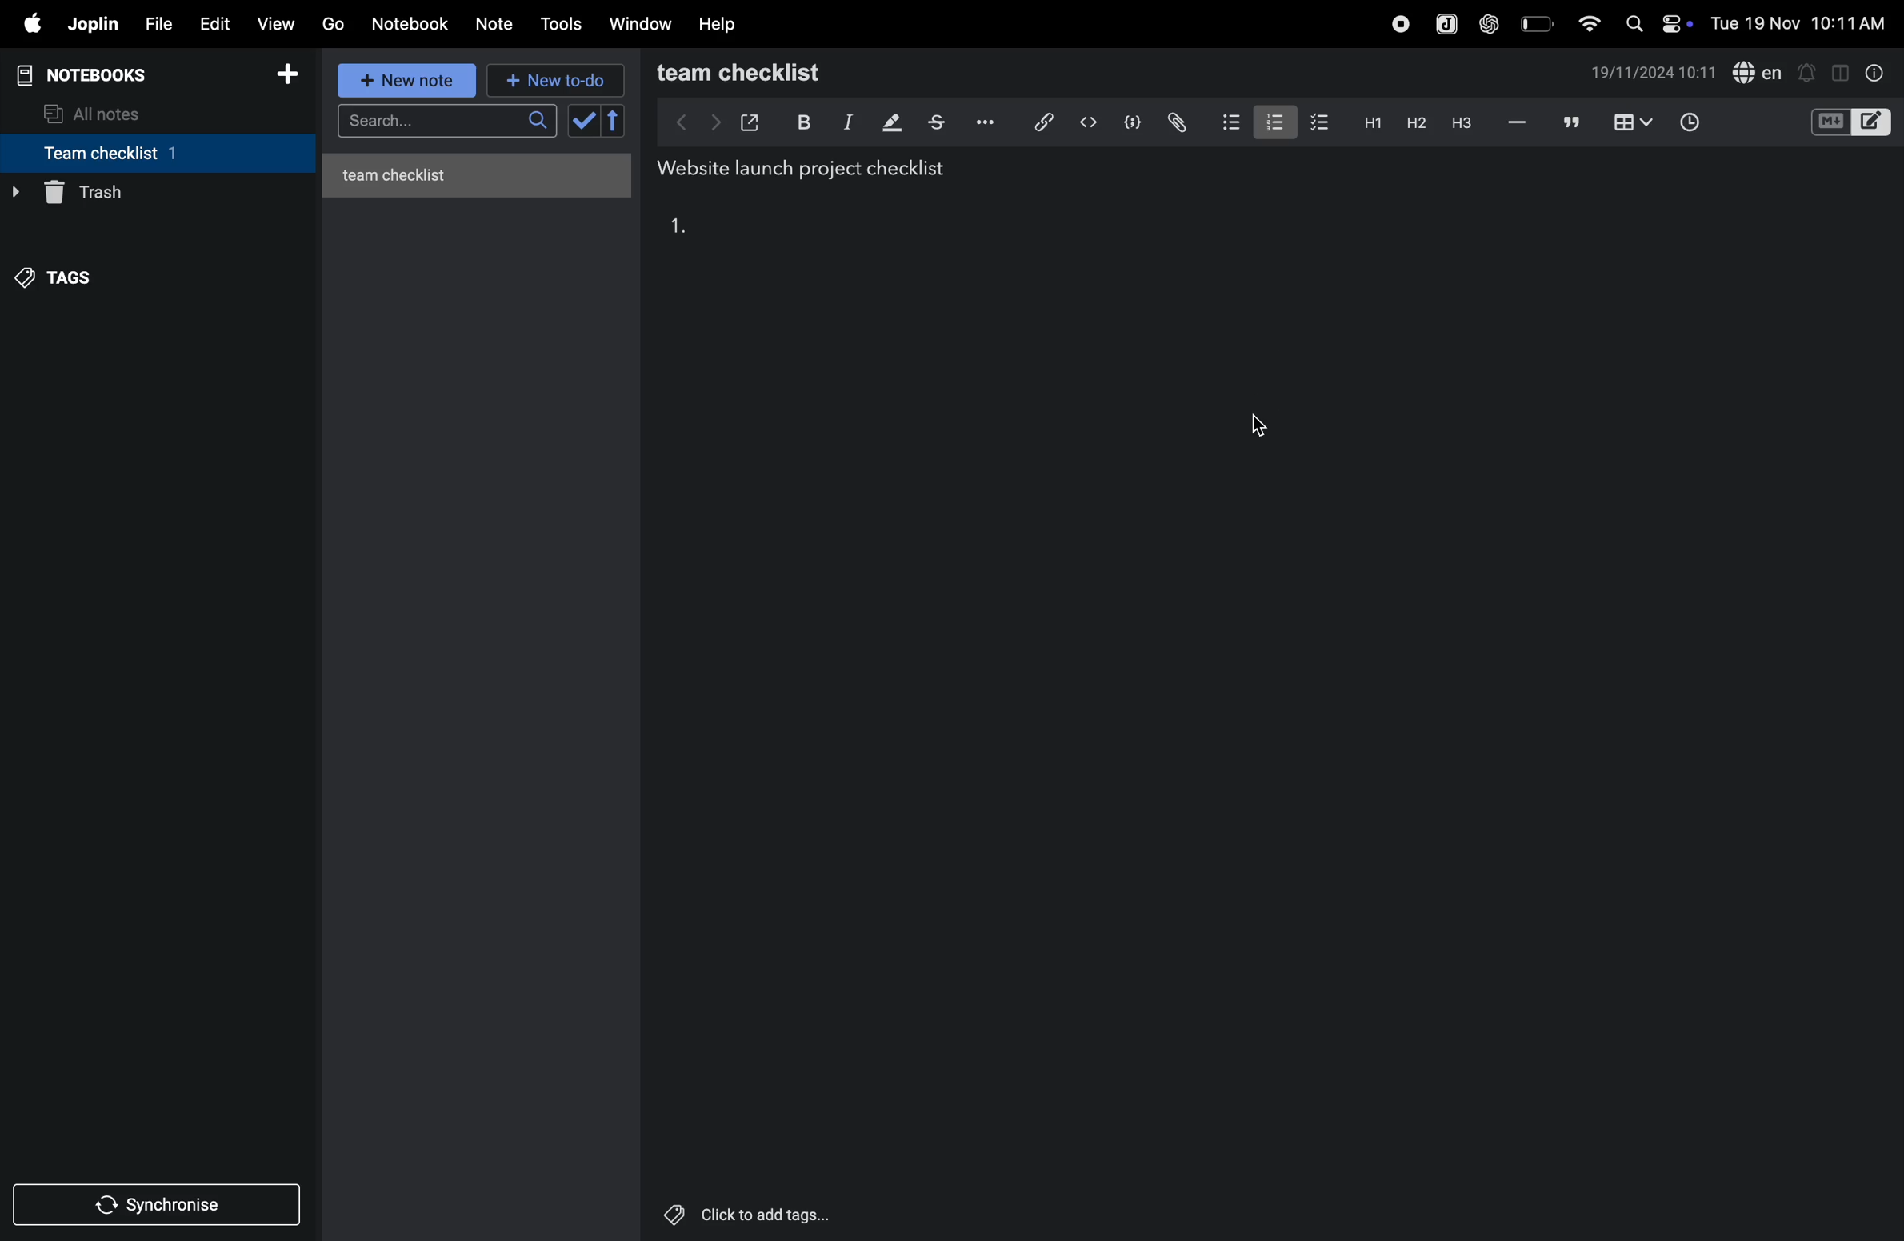 Image resolution: width=1904 pixels, height=1241 pixels. I want to click on attach file, so click(1175, 122).